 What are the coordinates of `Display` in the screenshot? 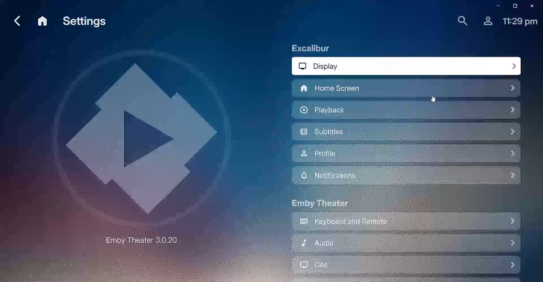 It's located at (407, 67).